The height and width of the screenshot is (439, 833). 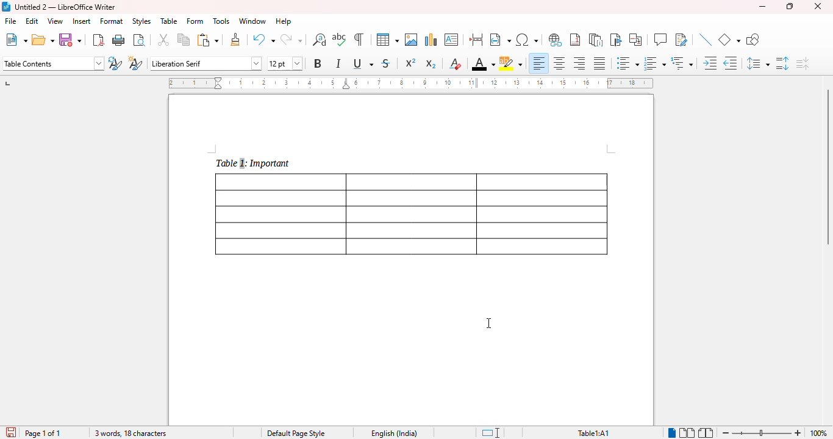 What do you see at coordinates (826, 167) in the screenshot?
I see `vertical scroll bar` at bounding box center [826, 167].